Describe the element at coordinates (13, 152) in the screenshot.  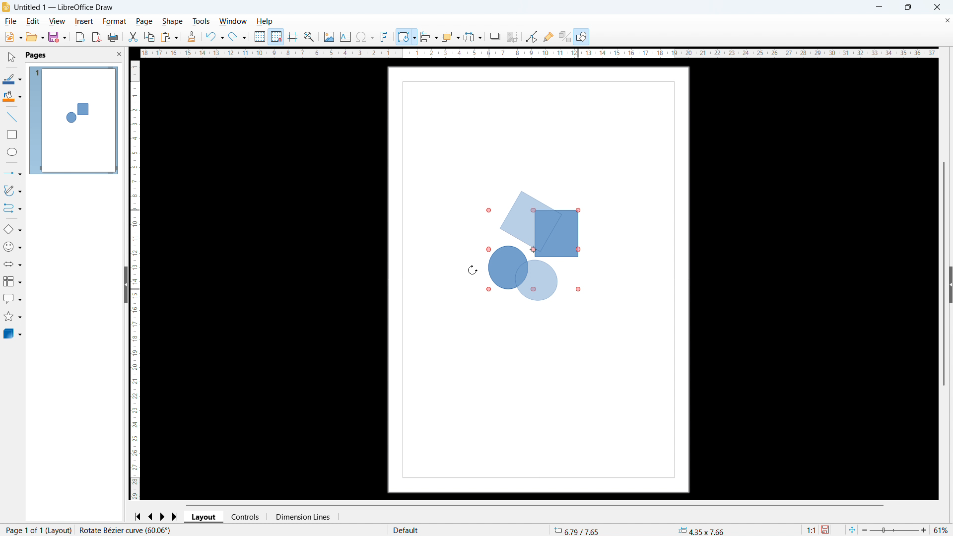
I see `Ellipse ` at that location.